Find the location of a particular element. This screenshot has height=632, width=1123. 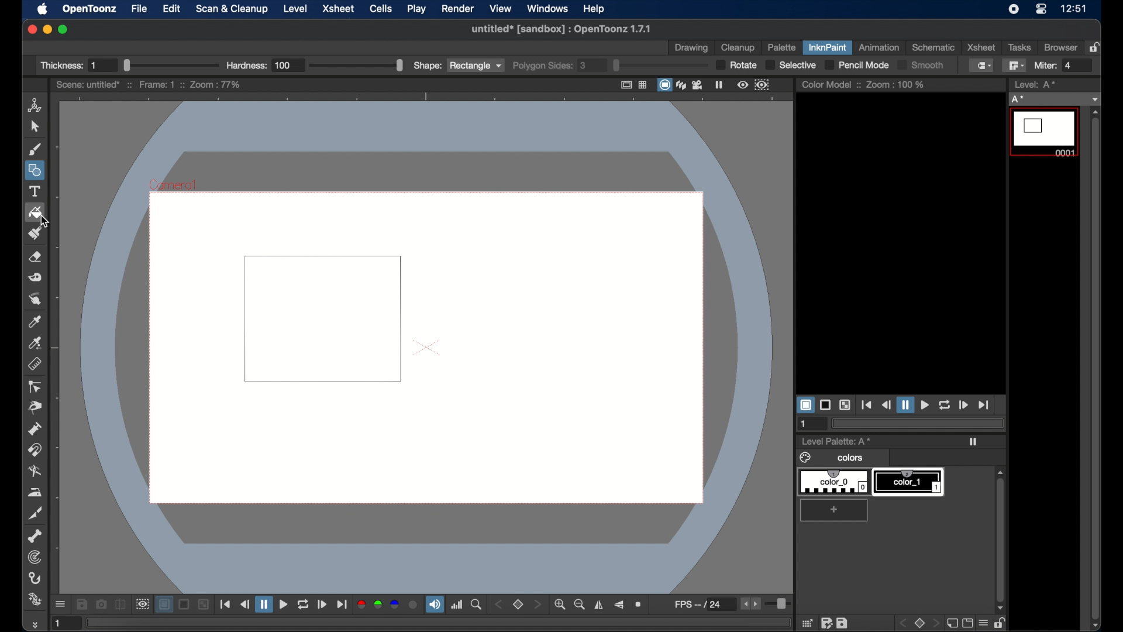

locator is located at coordinates (476, 604).